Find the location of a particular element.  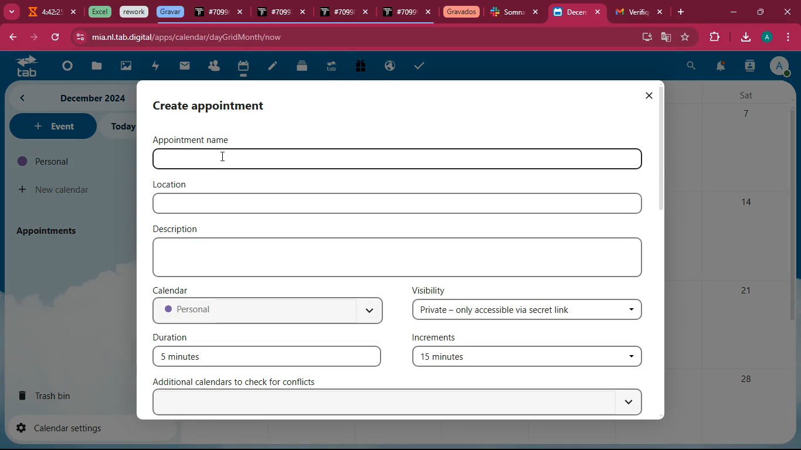

tab is located at coordinates (508, 13).